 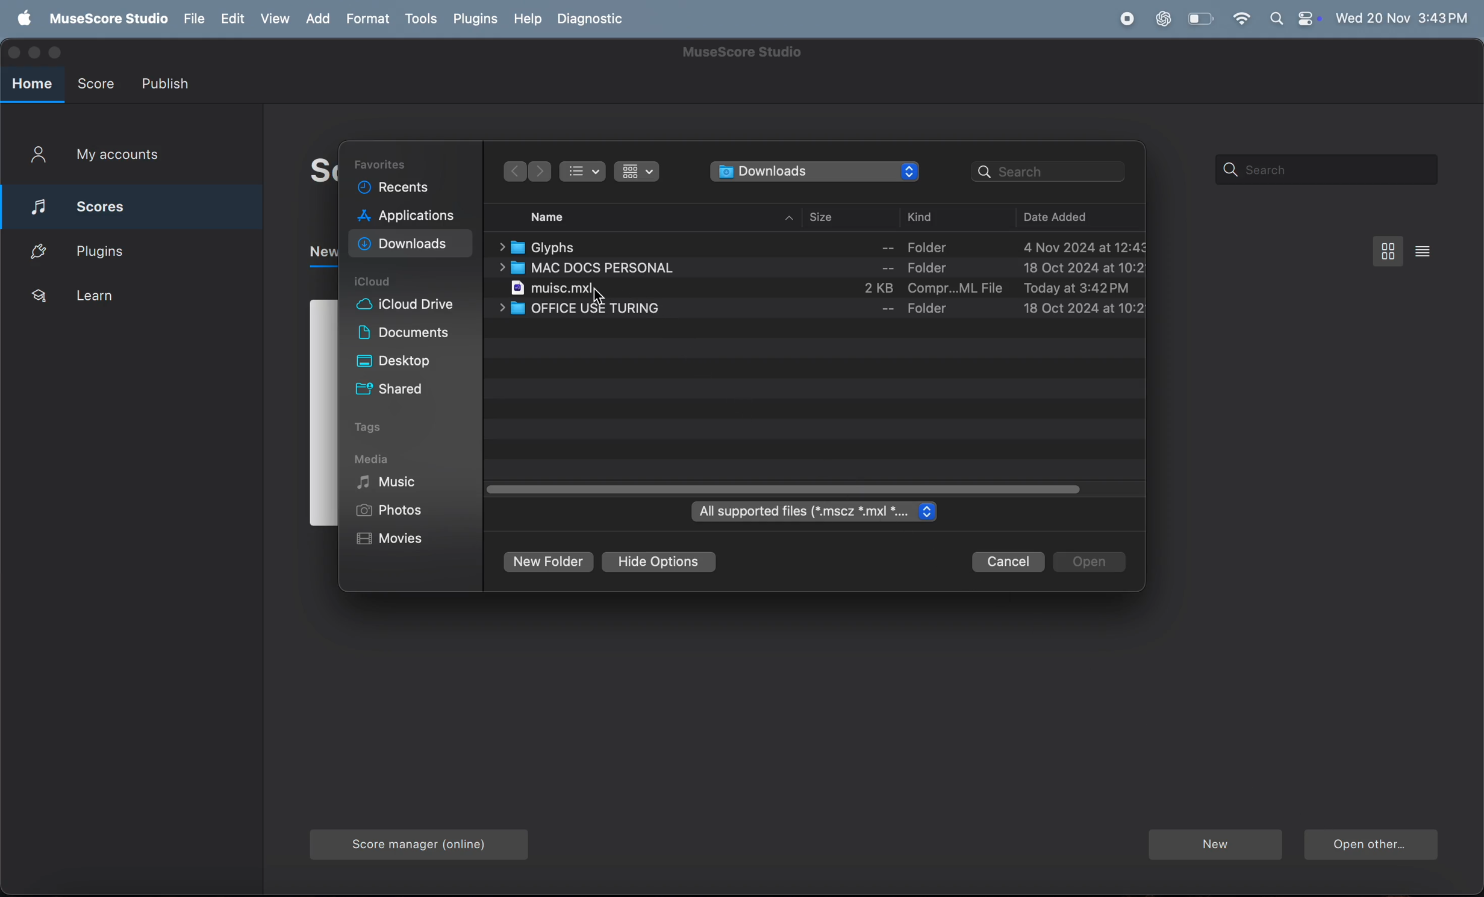 I want to click on record, so click(x=1127, y=19).